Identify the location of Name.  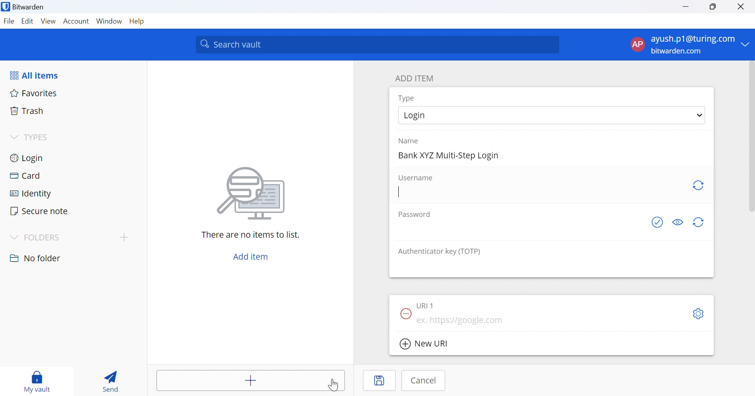
(410, 141).